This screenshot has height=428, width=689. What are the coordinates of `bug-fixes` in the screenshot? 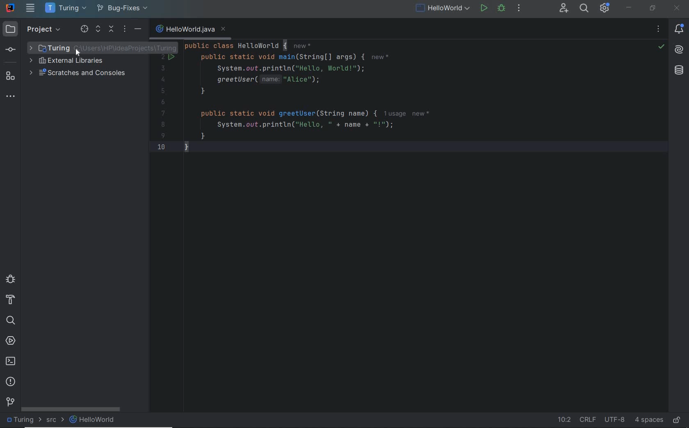 It's located at (122, 9).